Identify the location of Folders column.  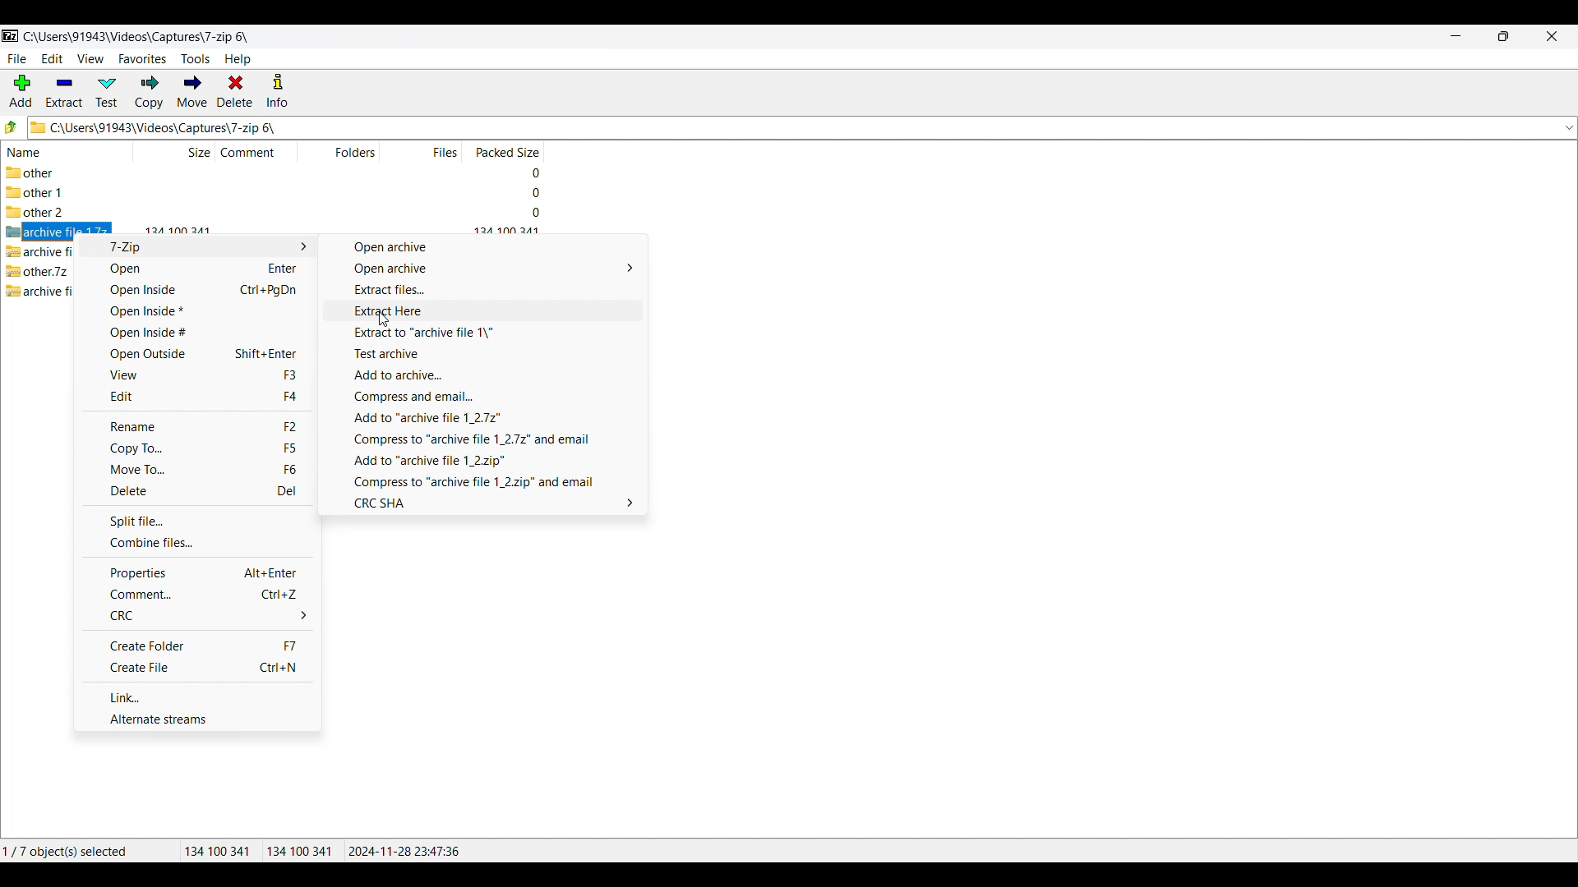
(354, 152).